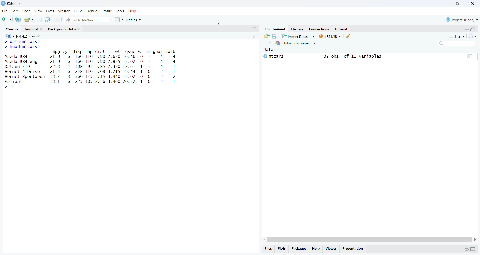 The image size is (480, 255). Describe the element at coordinates (51, 11) in the screenshot. I see `plots` at that location.